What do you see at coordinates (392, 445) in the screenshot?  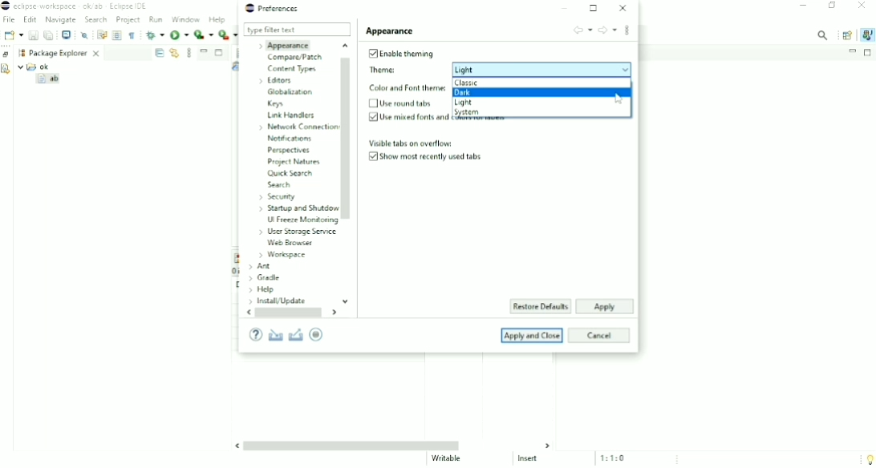 I see `Horizontal scrollbar` at bounding box center [392, 445].